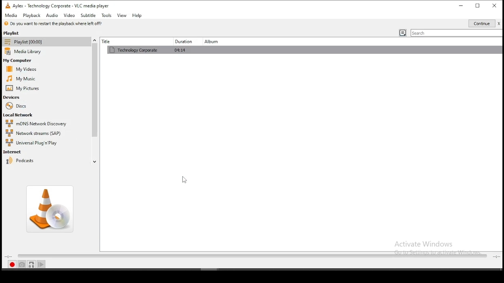 The image size is (504, 283). I want to click on devices, so click(11, 97).